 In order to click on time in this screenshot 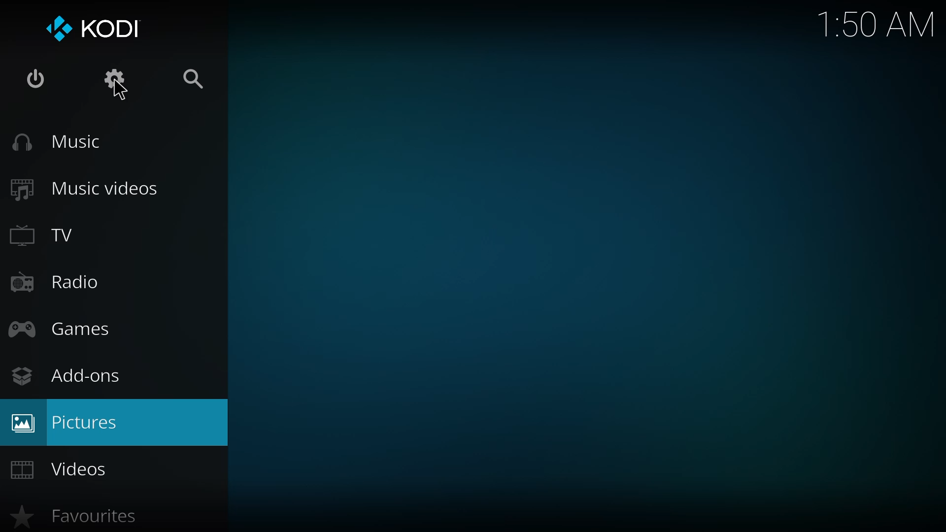, I will do `click(874, 24)`.